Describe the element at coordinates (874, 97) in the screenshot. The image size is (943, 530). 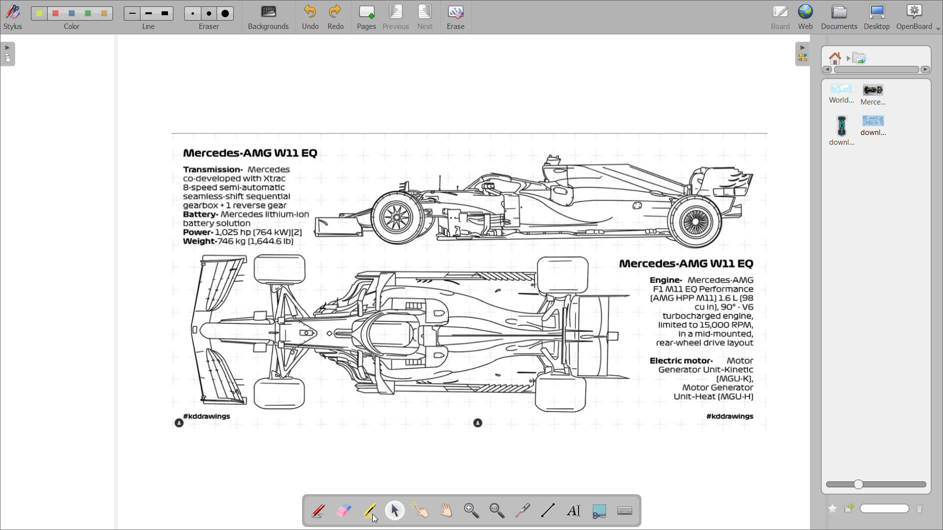
I see `image 2` at that location.